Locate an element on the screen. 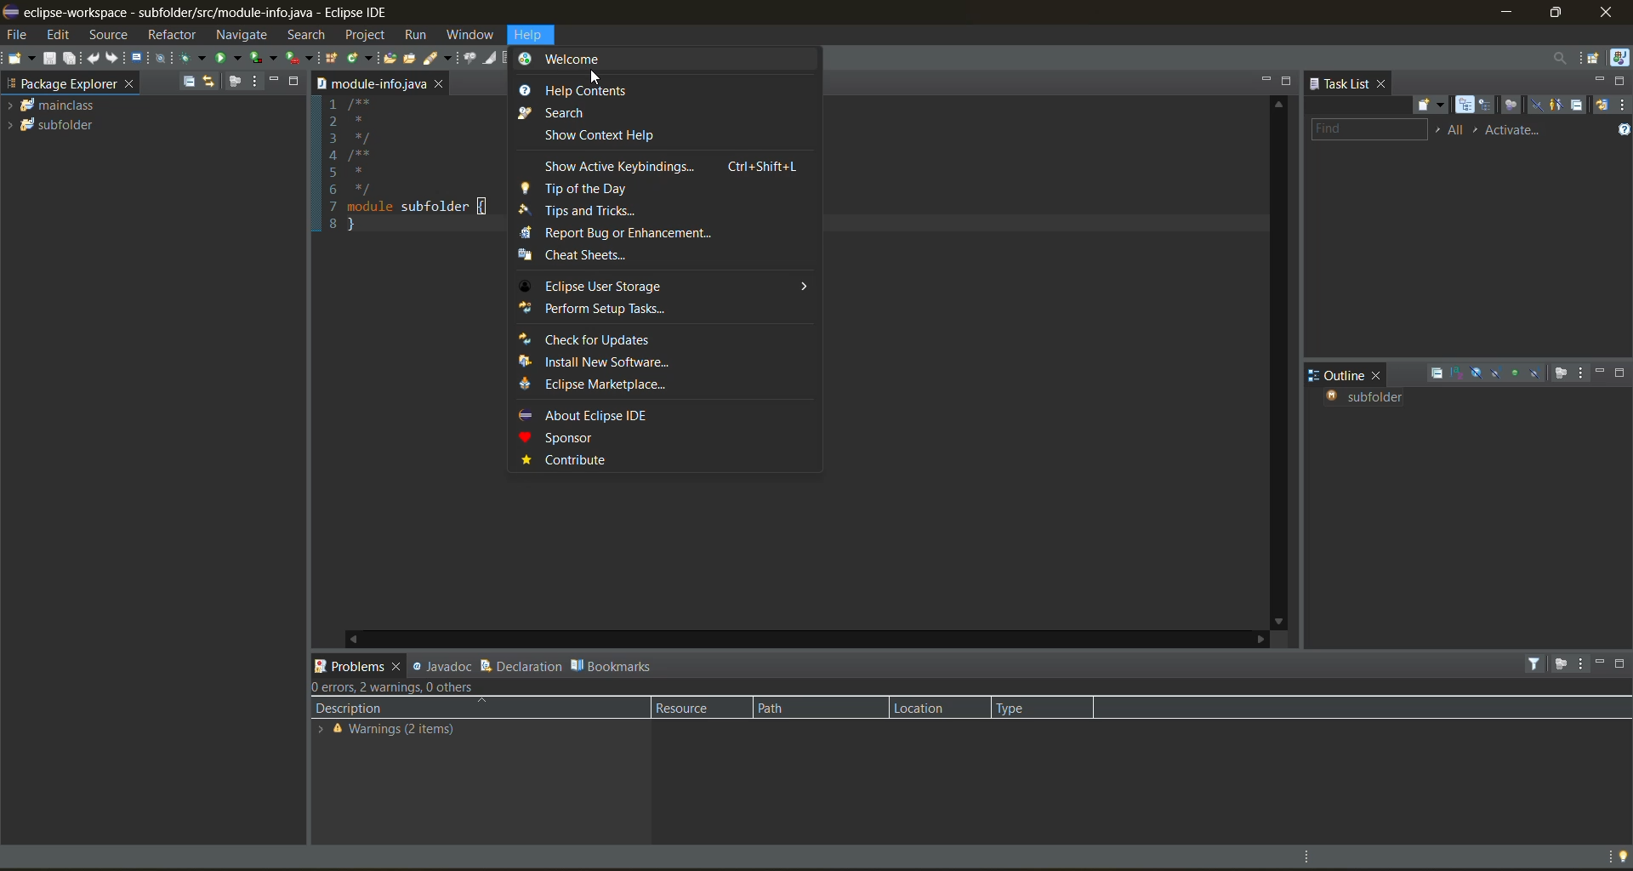  show content help is located at coordinates (612, 134).